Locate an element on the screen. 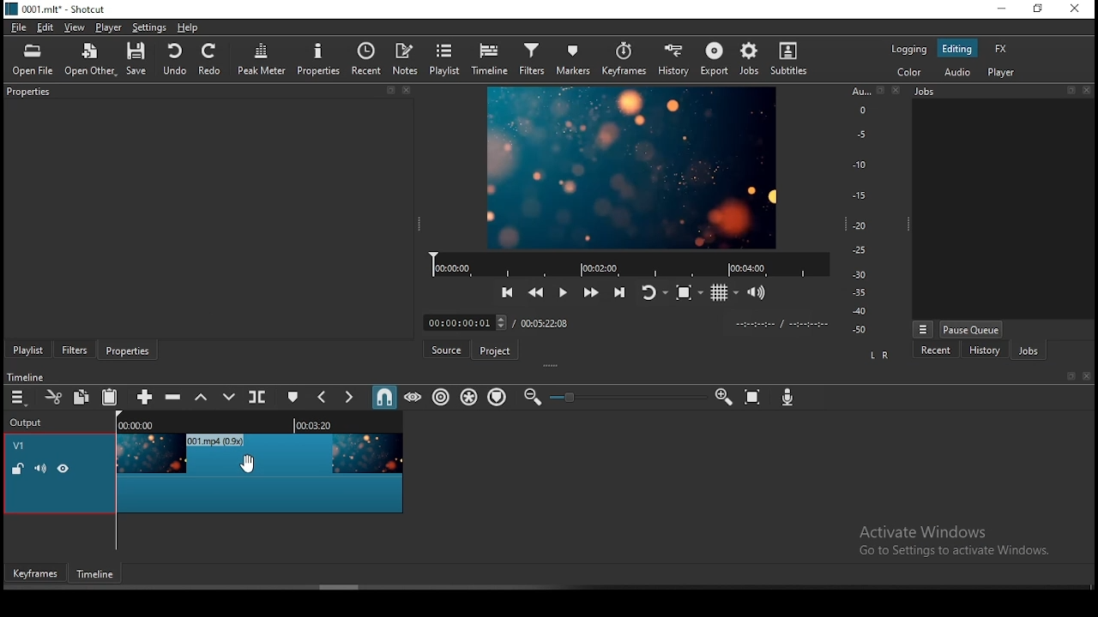 Image resolution: width=1098 pixels, height=617 pixels. close window is located at coordinates (1077, 7).